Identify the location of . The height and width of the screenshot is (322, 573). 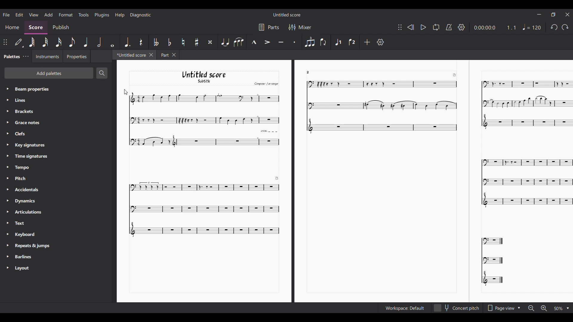
(205, 230).